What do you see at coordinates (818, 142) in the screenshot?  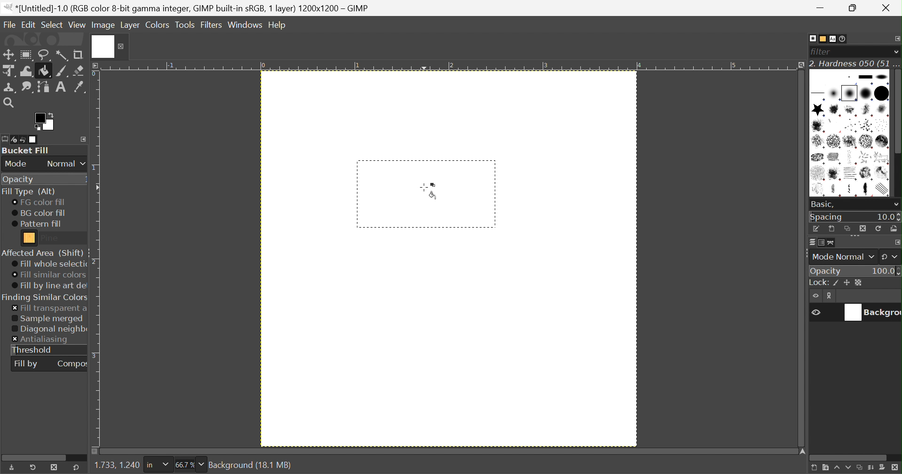 I see `Cell 01` at bounding box center [818, 142].